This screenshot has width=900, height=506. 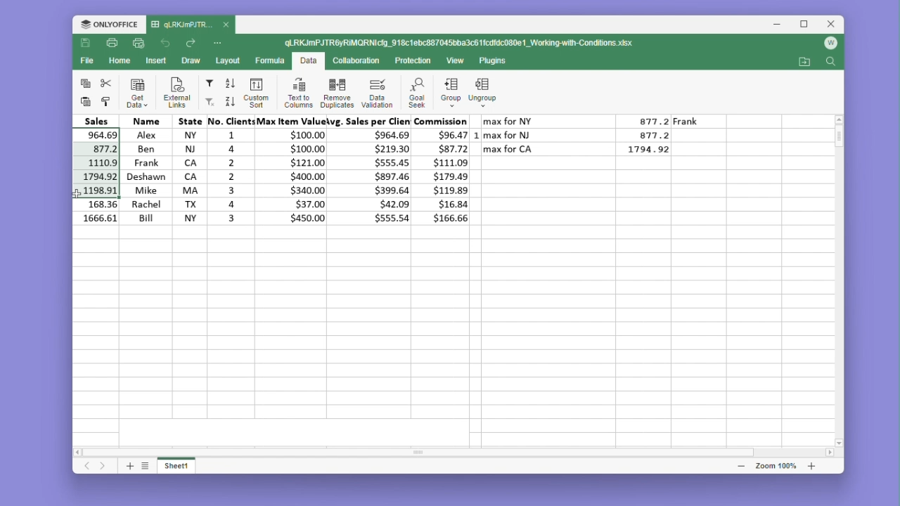 What do you see at coordinates (308, 62) in the screenshot?
I see `Data` at bounding box center [308, 62].